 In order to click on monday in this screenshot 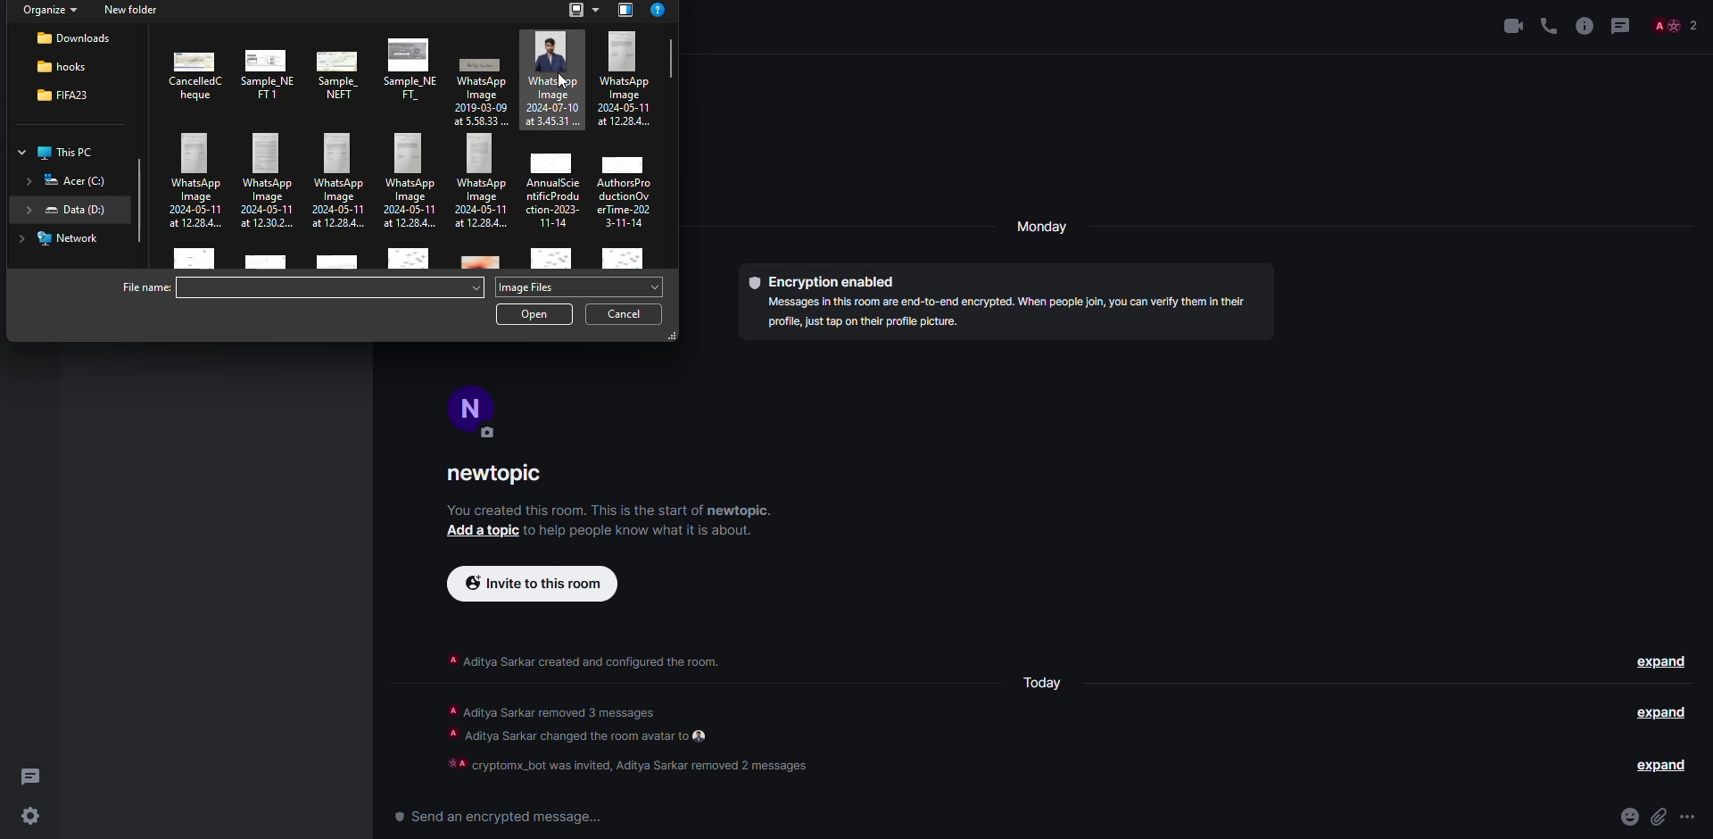, I will do `click(1043, 228)`.